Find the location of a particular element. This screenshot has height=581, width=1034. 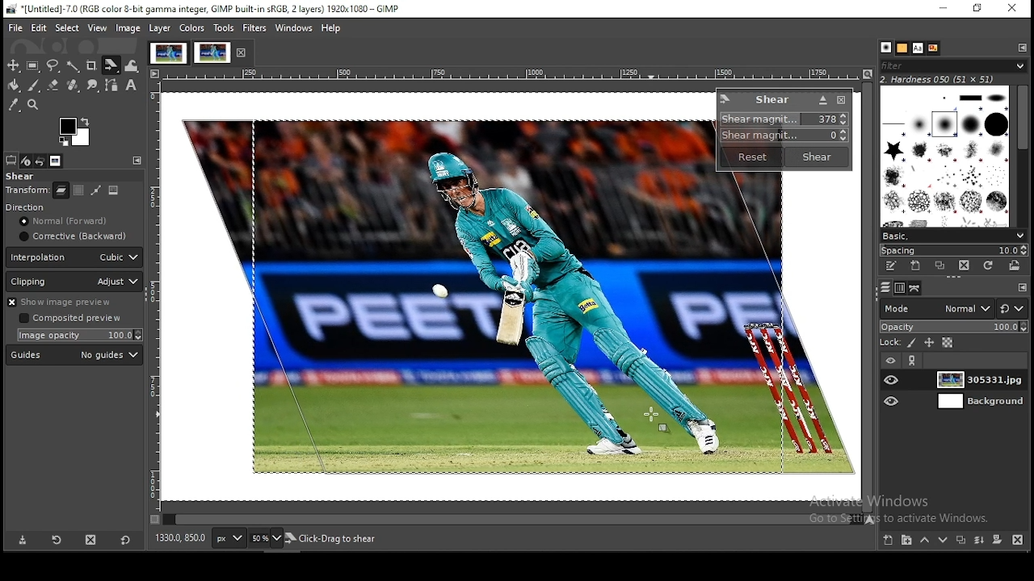

create a new brush is located at coordinates (914, 265).